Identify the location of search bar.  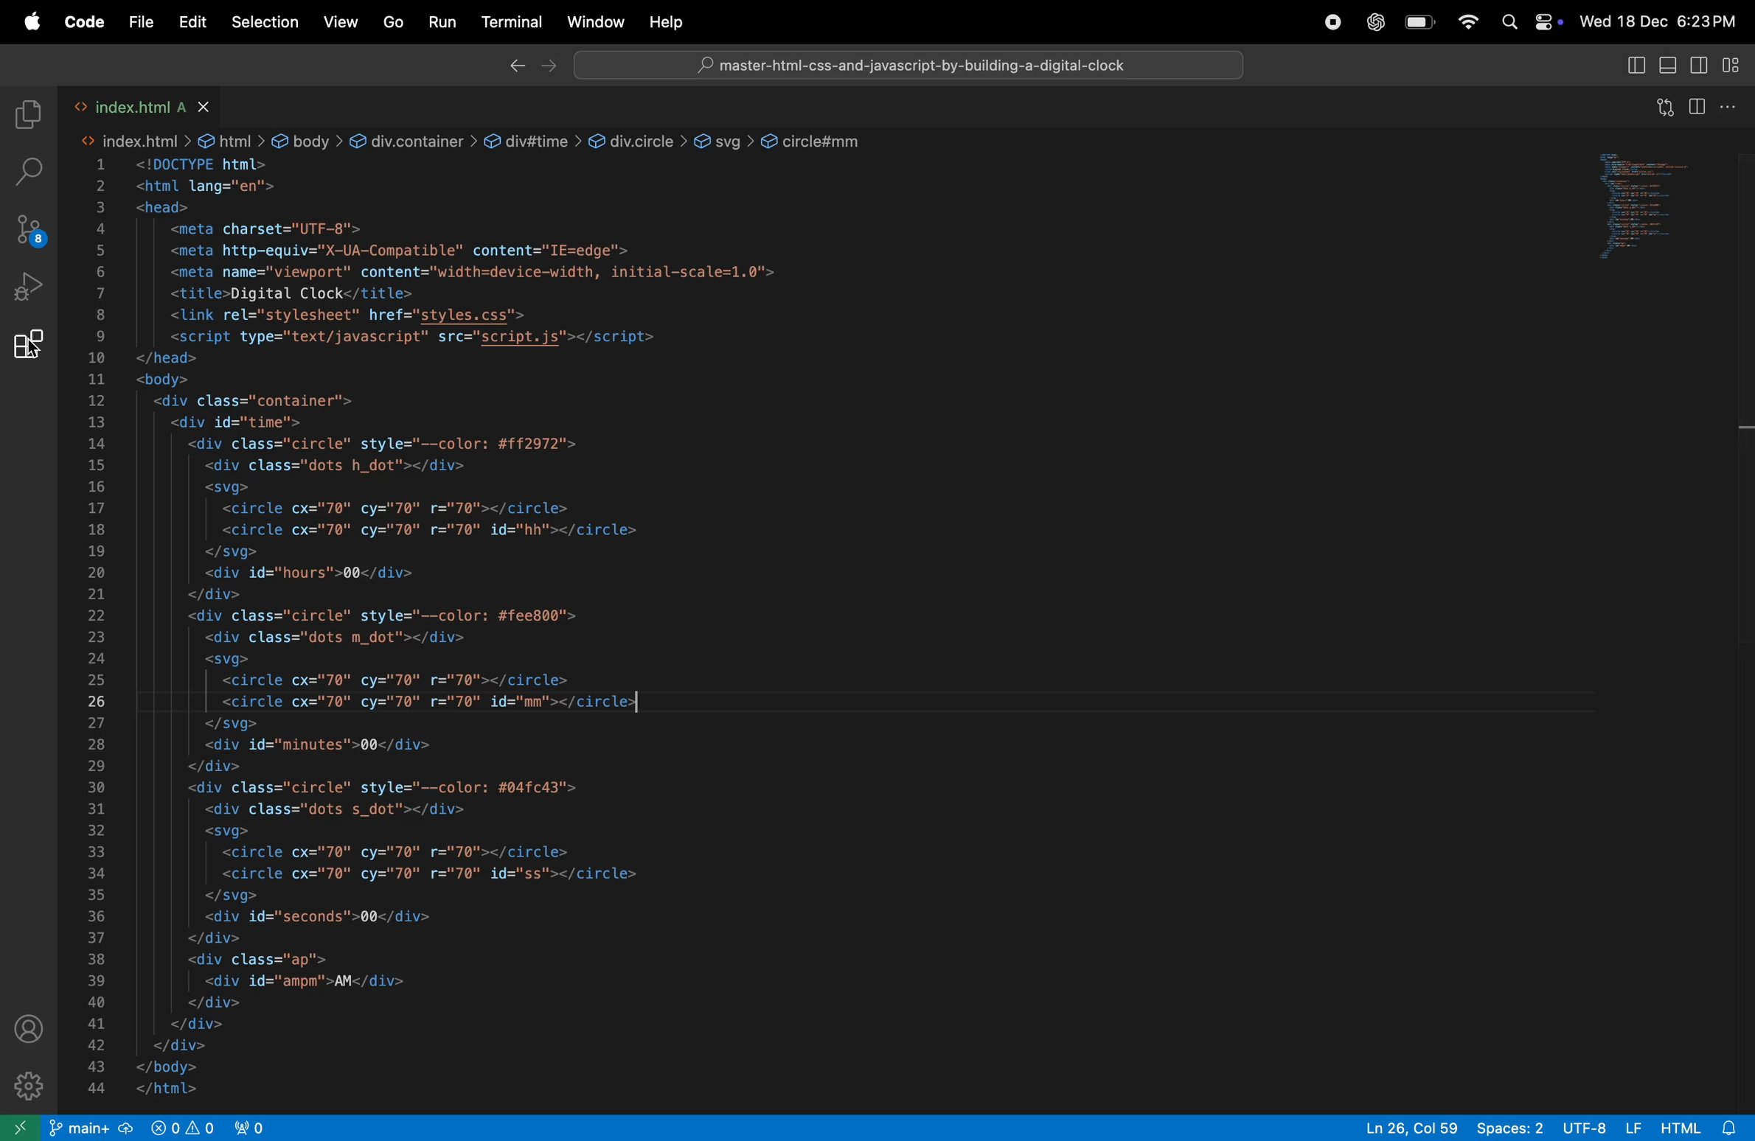
(904, 64).